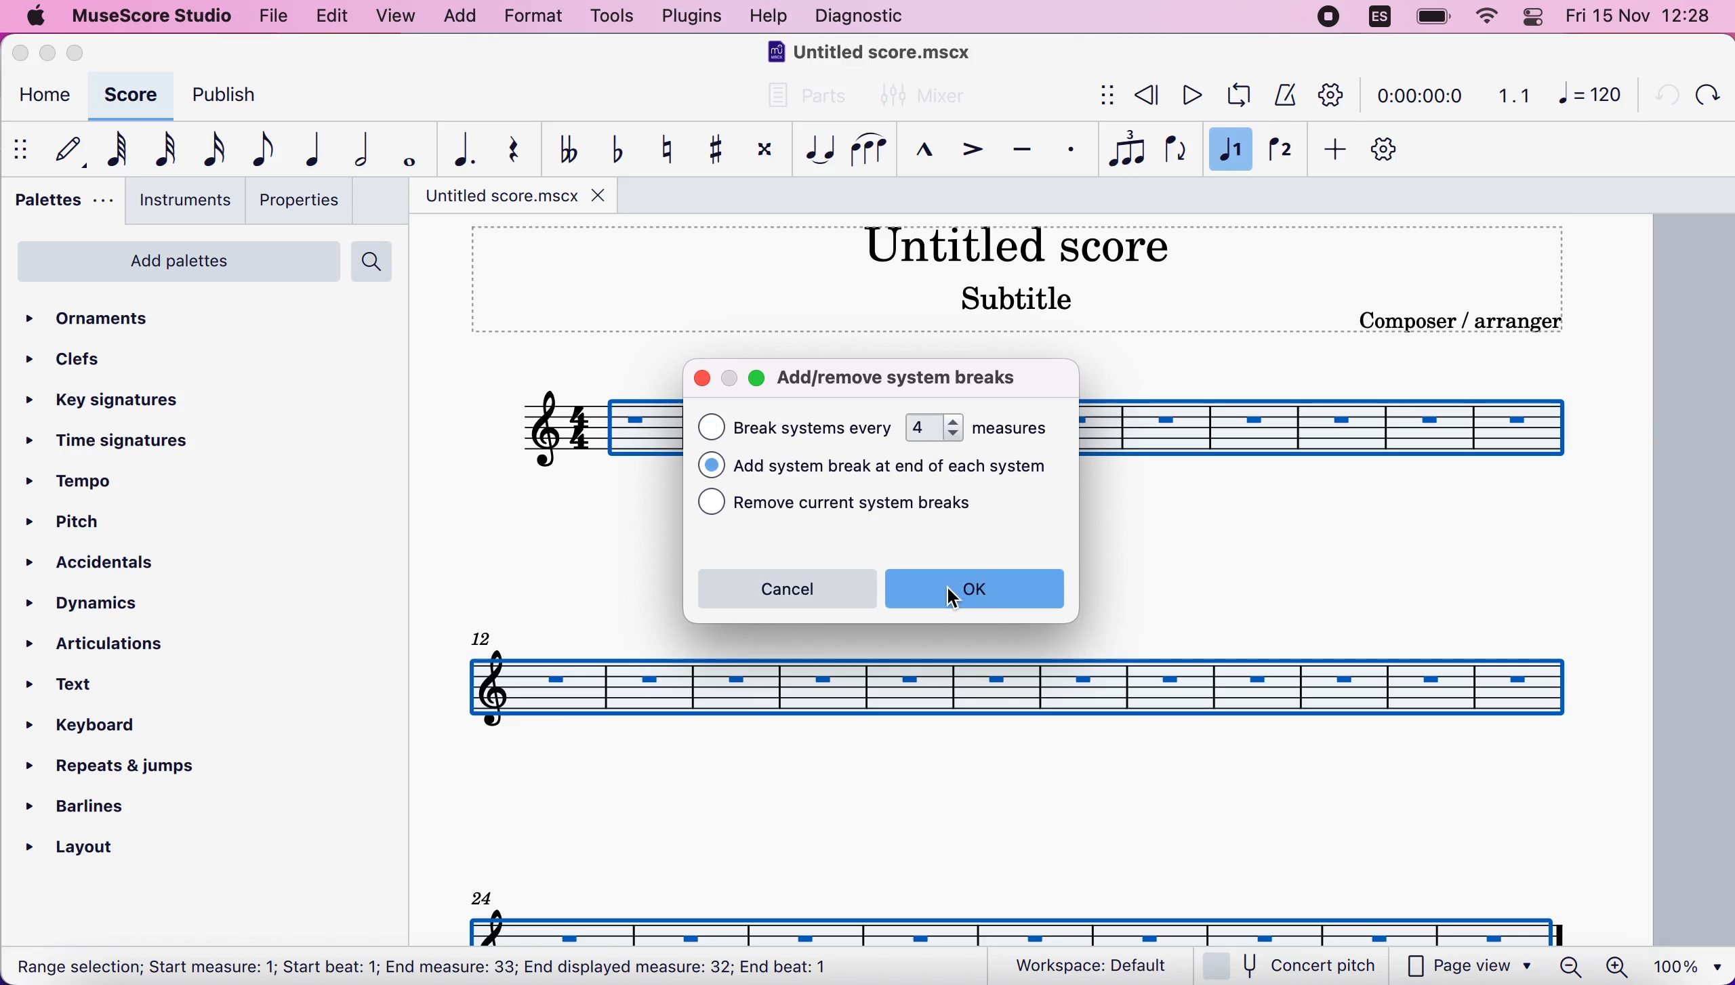 The width and height of the screenshot is (1735, 985). Describe the element at coordinates (405, 150) in the screenshot. I see `whole note` at that location.